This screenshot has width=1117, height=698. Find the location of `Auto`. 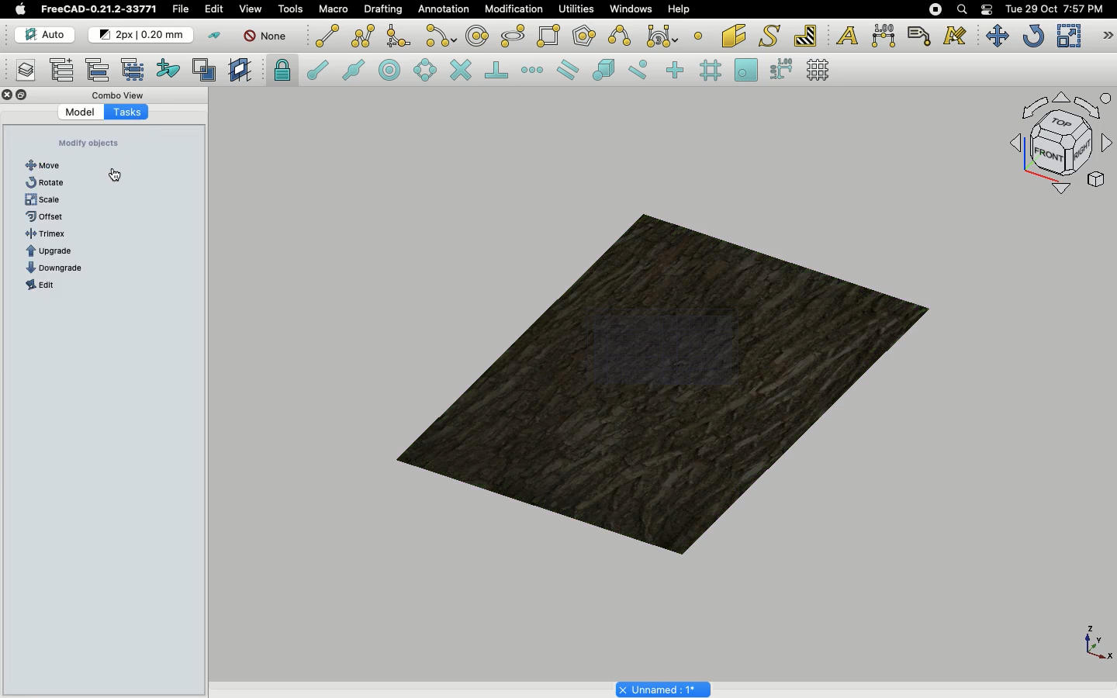

Auto is located at coordinates (46, 35).